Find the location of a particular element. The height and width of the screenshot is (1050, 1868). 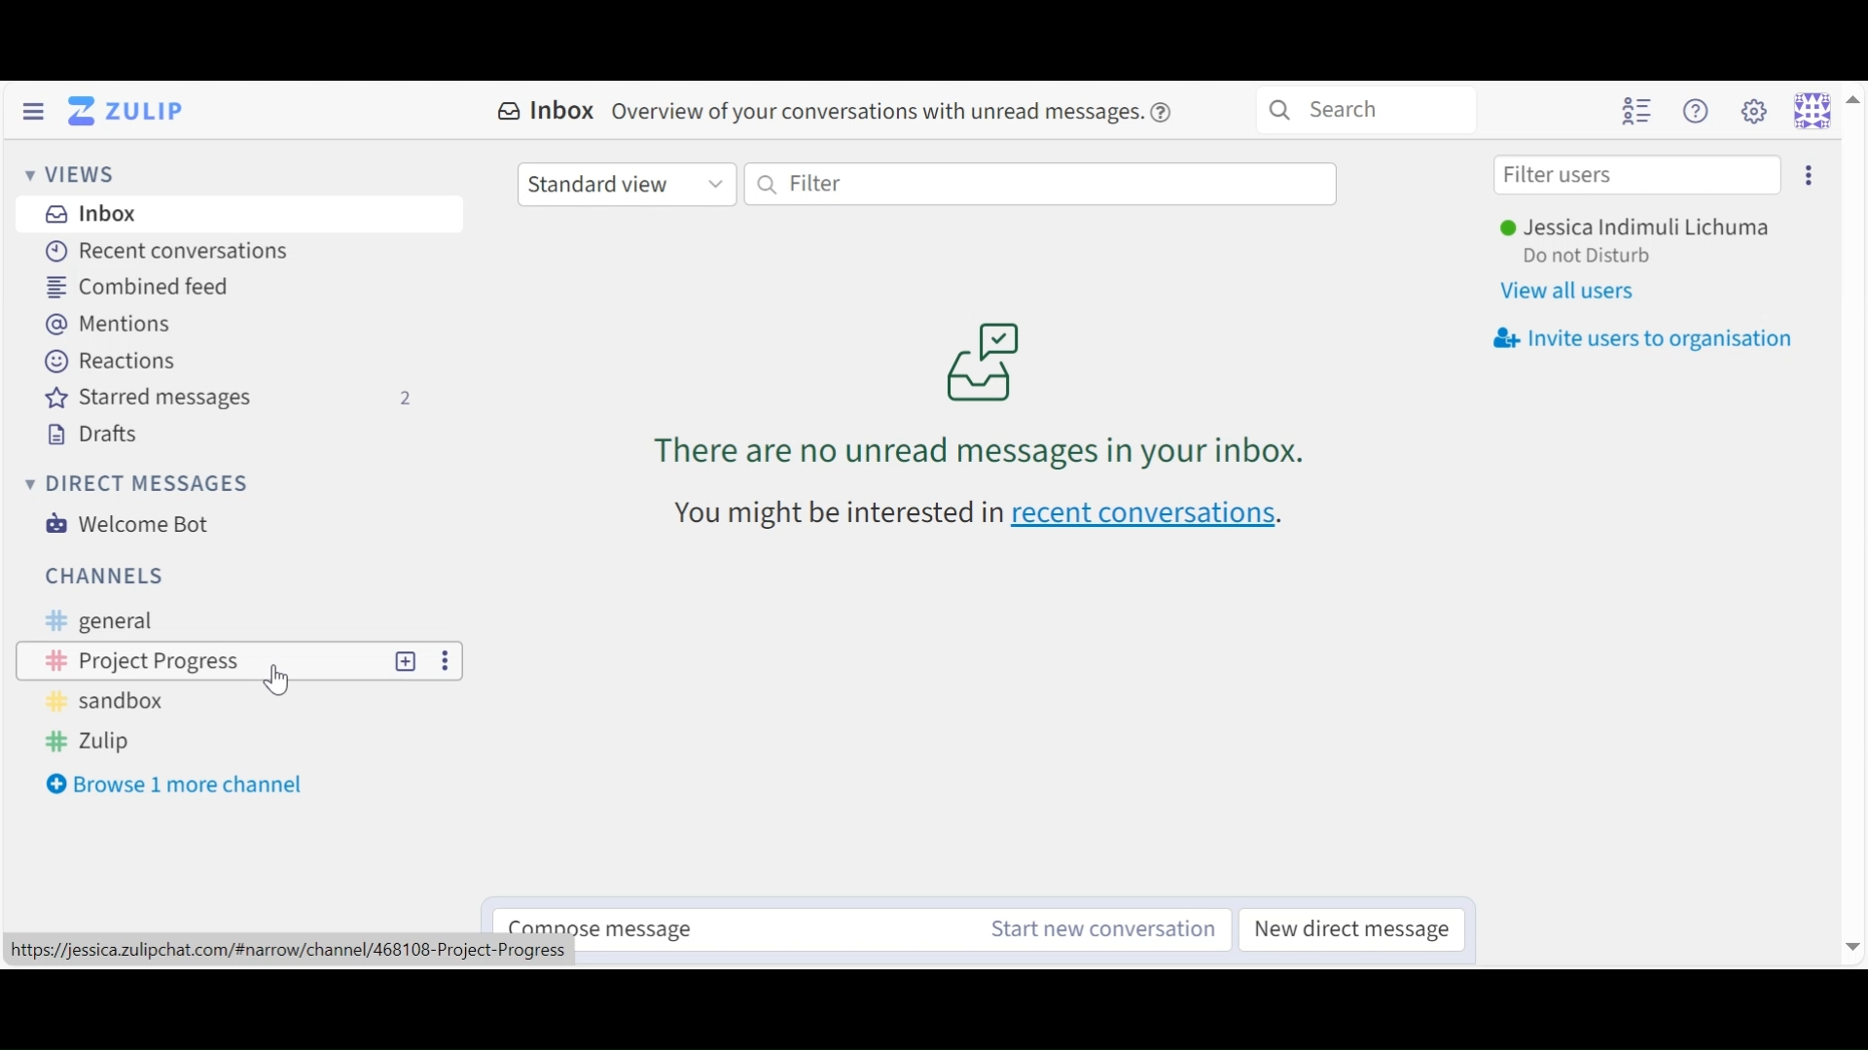

# Zulip is located at coordinates (93, 744).